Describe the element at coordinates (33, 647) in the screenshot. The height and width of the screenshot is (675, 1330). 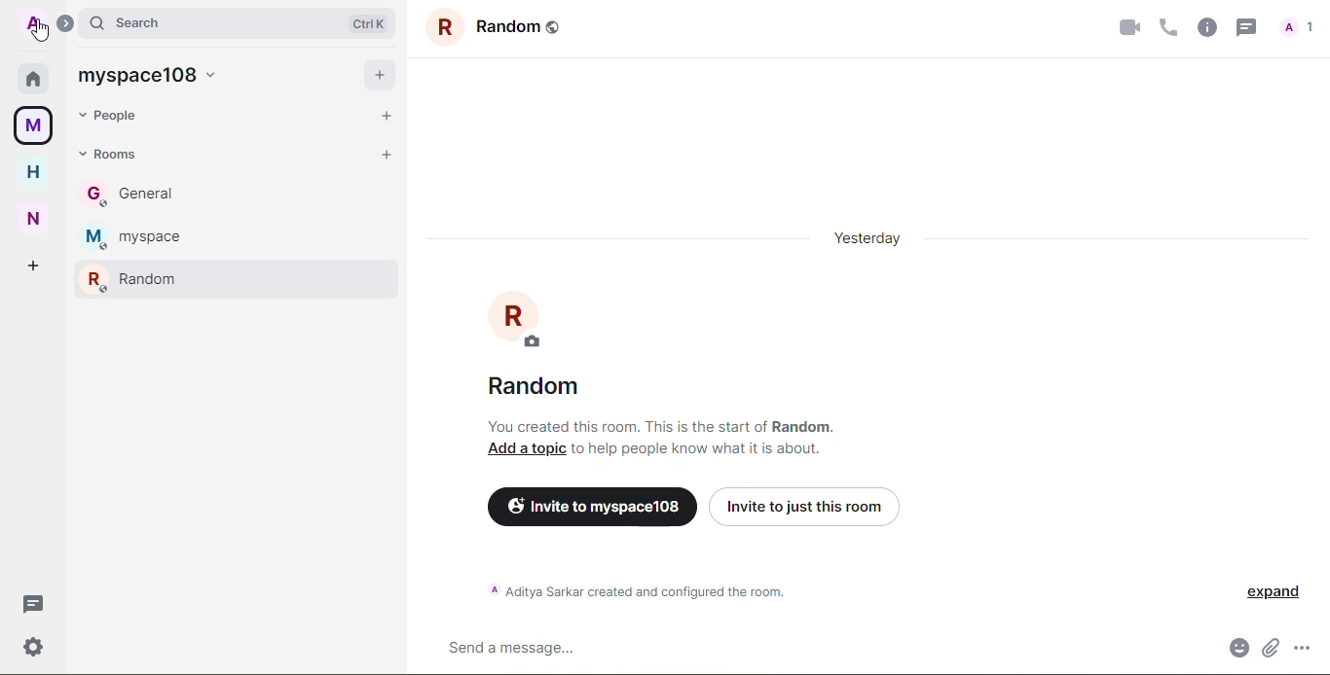
I see `settigs` at that location.